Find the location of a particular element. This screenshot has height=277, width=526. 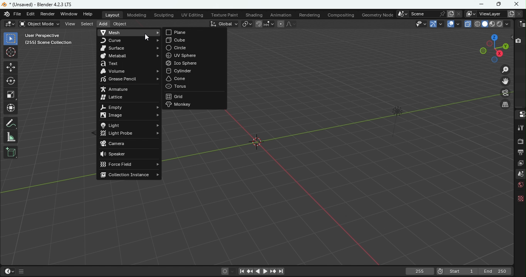

The active workspace view layer showing in the window is located at coordinates (470, 13).